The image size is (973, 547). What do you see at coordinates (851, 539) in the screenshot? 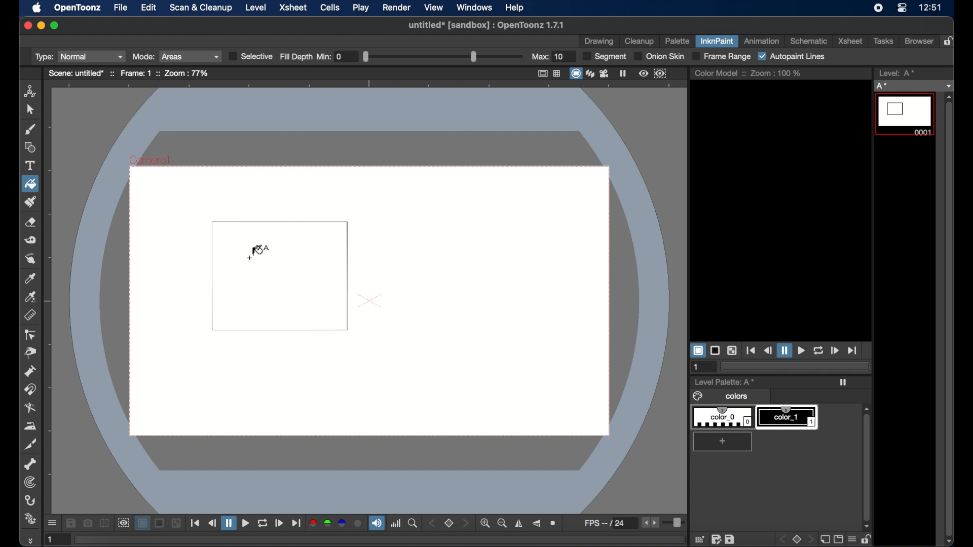
I see `menu` at bounding box center [851, 539].